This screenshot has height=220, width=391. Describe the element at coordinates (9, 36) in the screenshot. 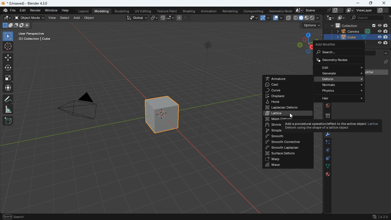

I see `select` at that location.